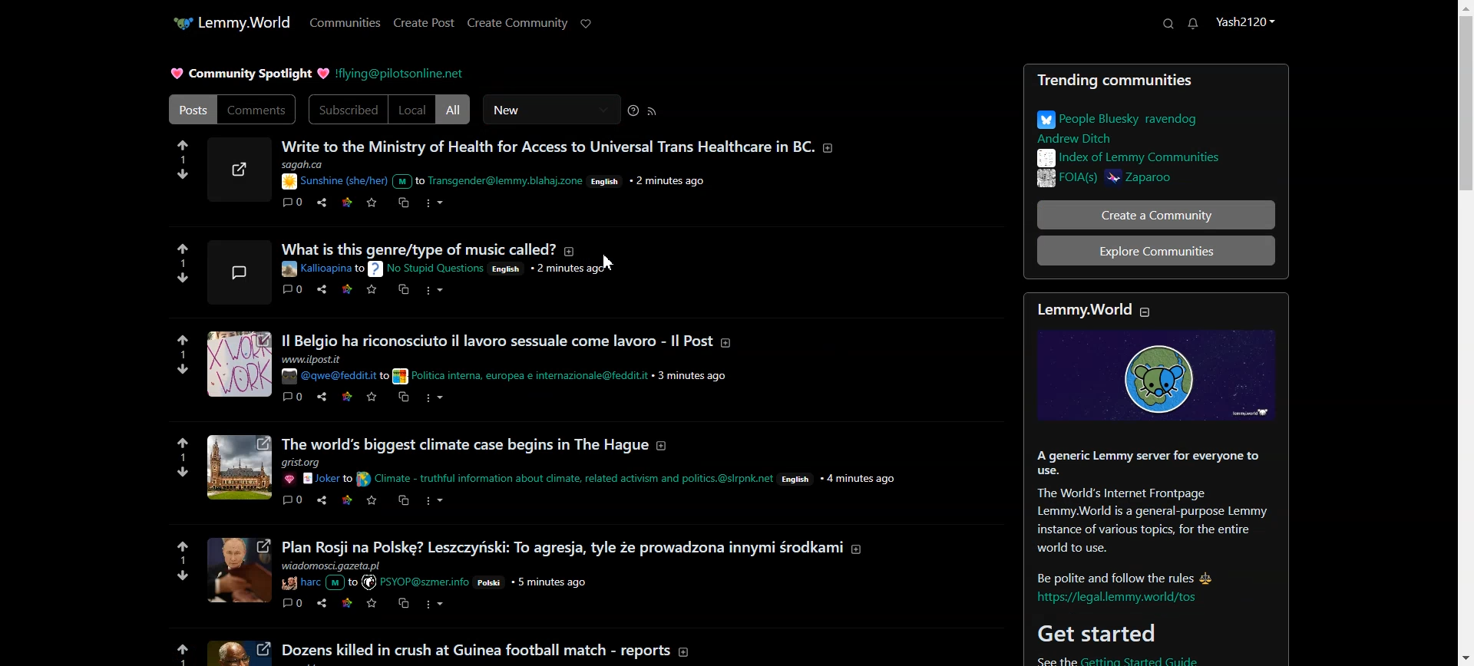 This screenshot has width=1474, height=666. What do you see at coordinates (402, 293) in the screenshot?
I see `copy` at bounding box center [402, 293].